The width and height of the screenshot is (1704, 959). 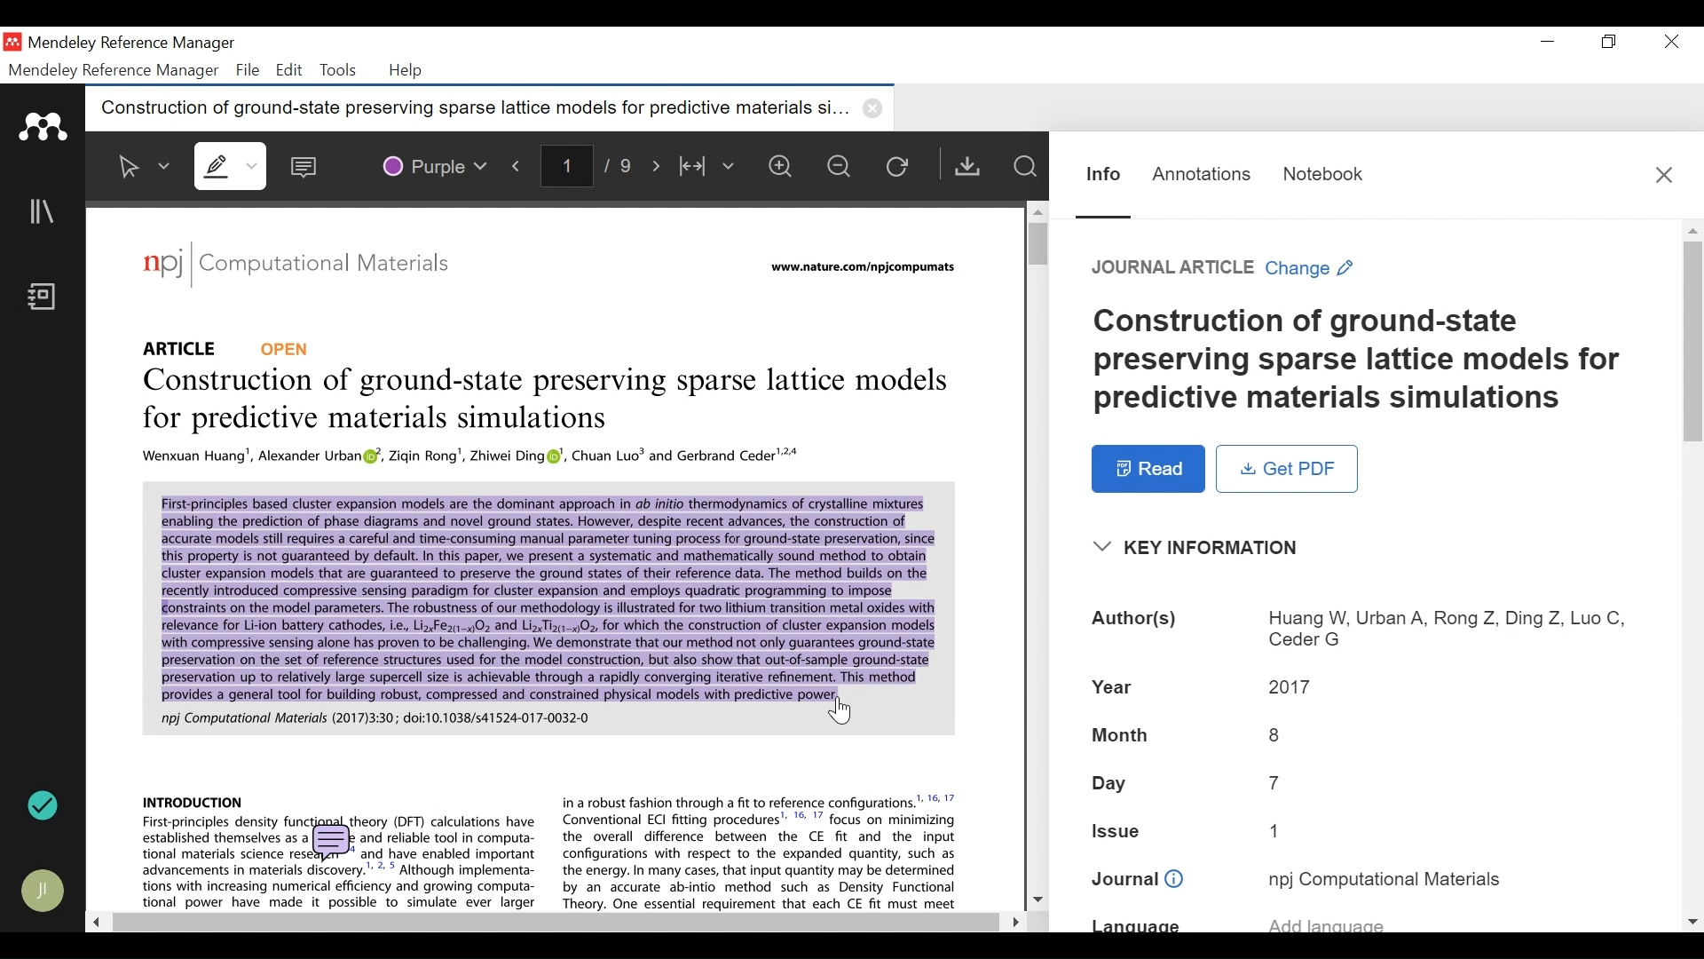 I want to click on Language, so click(x=1136, y=925).